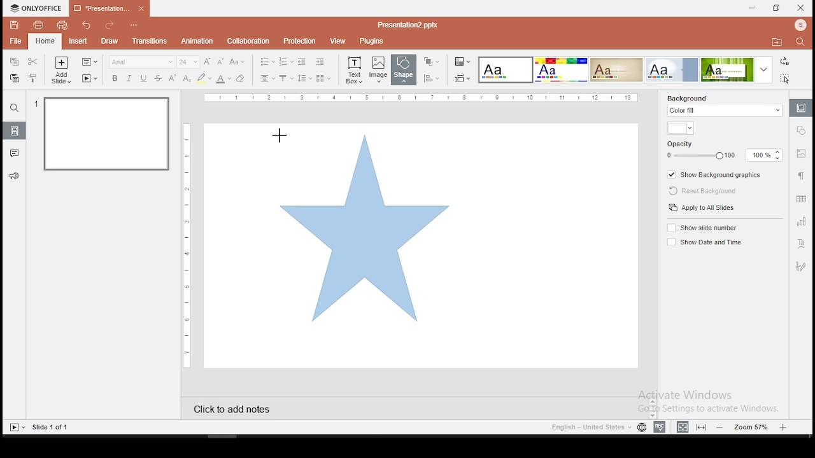  Describe the element at coordinates (320, 61) in the screenshot. I see `increase indent` at that location.